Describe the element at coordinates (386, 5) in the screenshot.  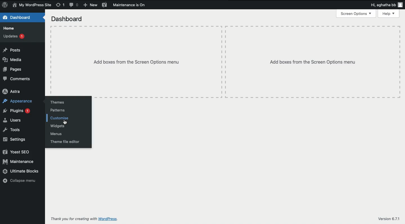
I see `Hi user` at that location.